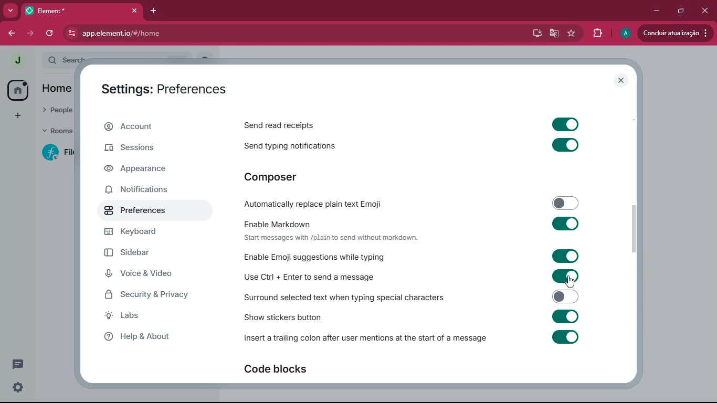  What do you see at coordinates (562, 222) in the screenshot?
I see `toggle on or off` at bounding box center [562, 222].